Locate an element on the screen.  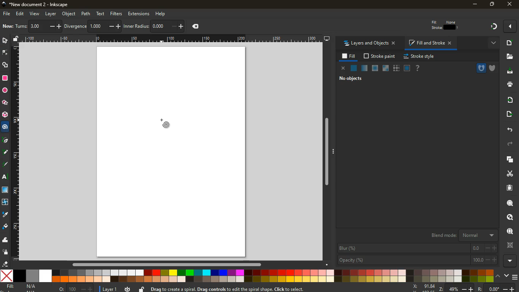
screen is located at coordinates (407, 68).